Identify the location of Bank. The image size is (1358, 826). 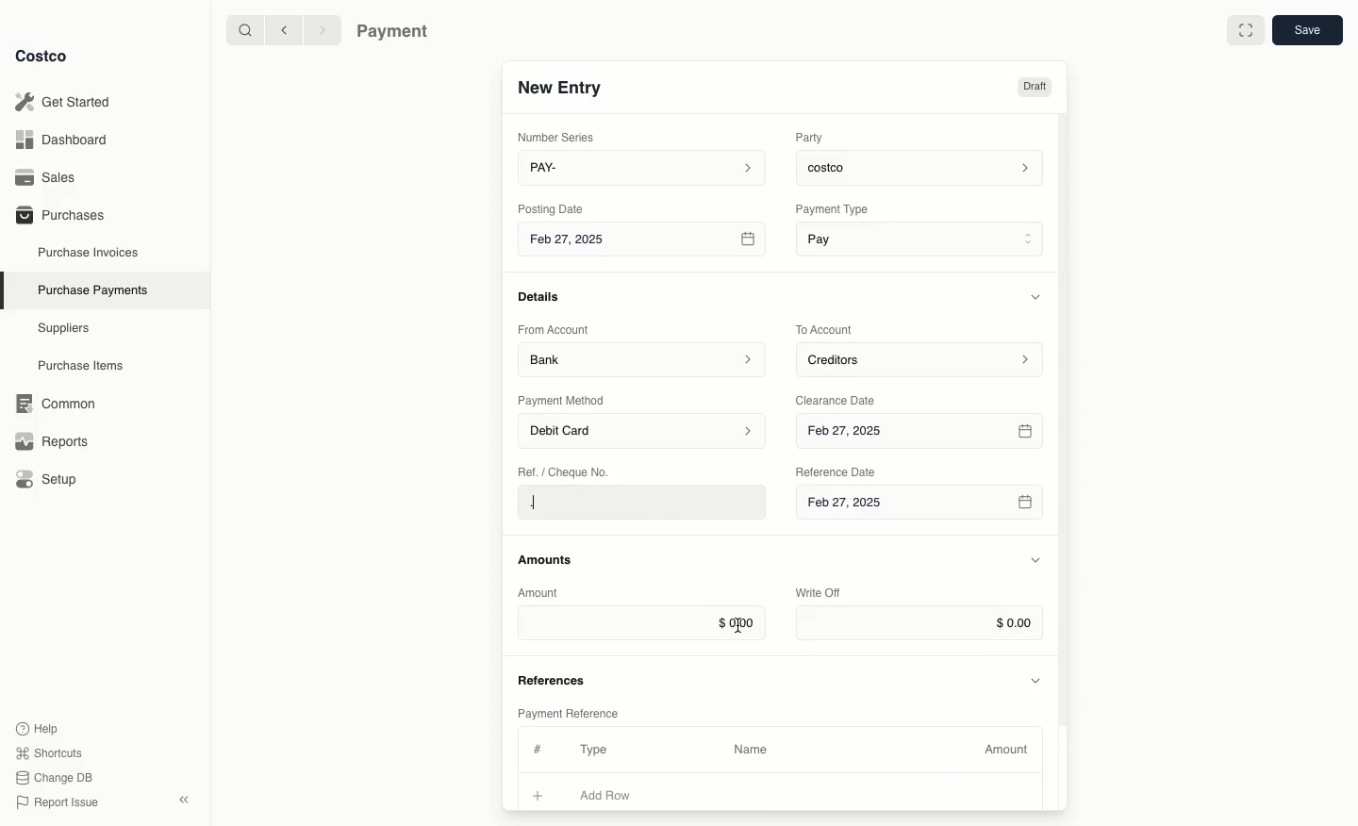
(642, 358).